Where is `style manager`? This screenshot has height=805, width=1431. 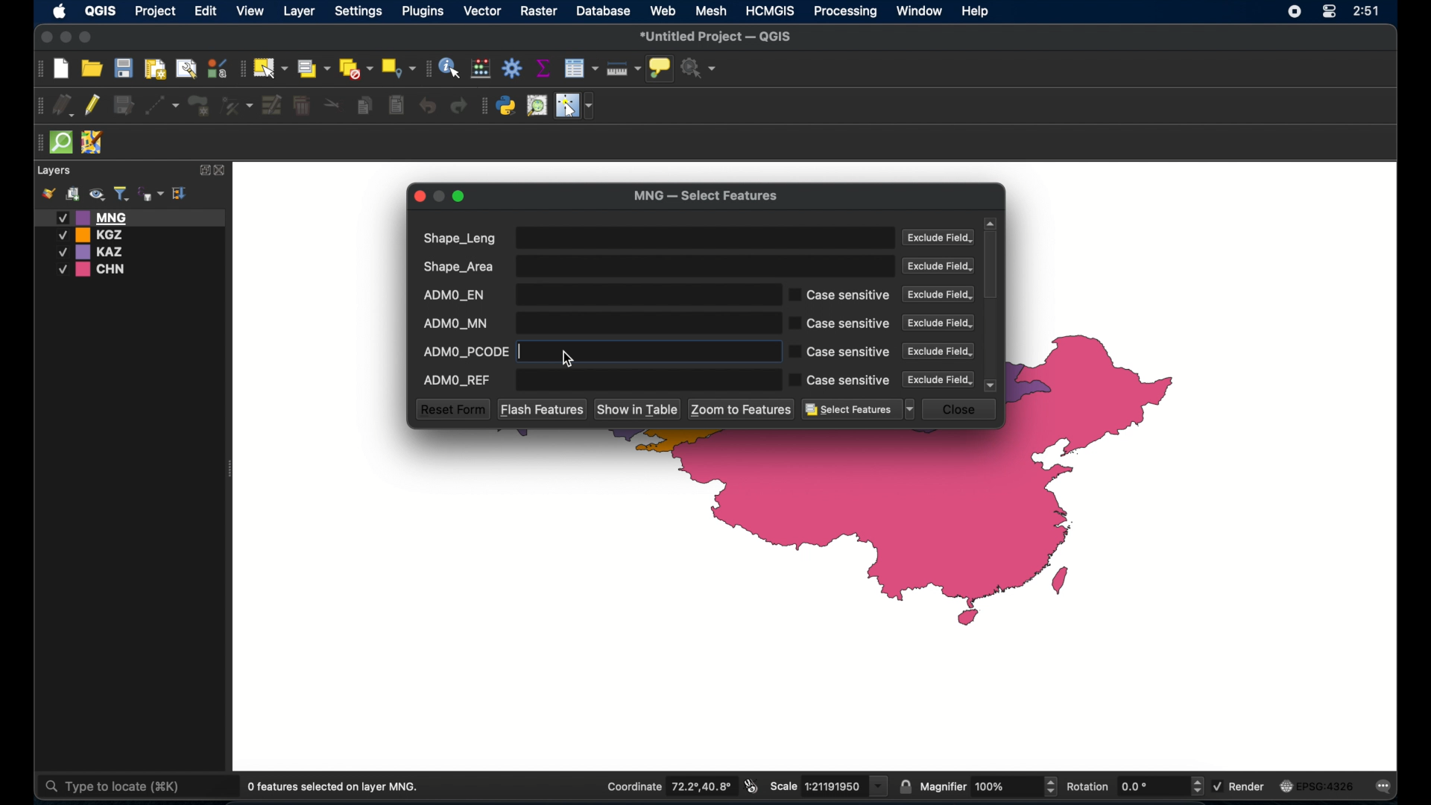
style manager is located at coordinates (217, 66).